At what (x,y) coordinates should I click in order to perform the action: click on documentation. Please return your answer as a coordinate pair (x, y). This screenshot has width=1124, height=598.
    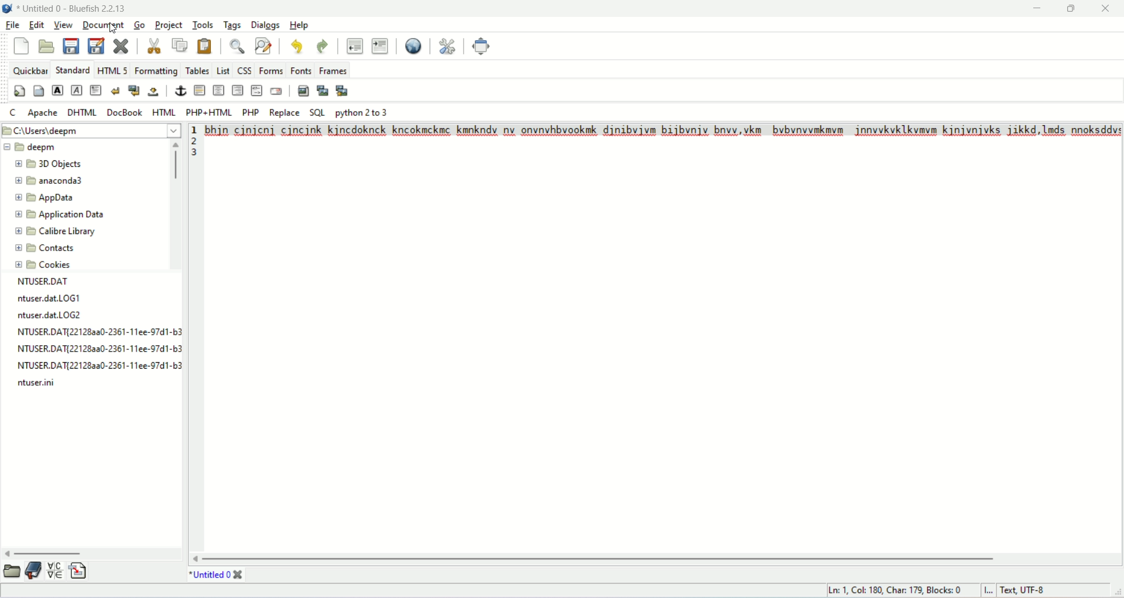
    Looking at the image, I should click on (33, 568).